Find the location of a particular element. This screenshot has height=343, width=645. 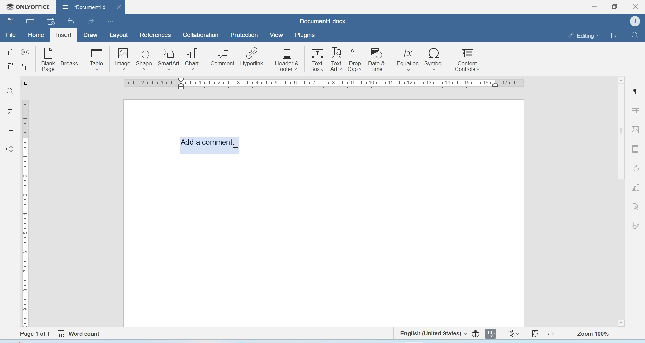

Maximize is located at coordinates (614, 7).